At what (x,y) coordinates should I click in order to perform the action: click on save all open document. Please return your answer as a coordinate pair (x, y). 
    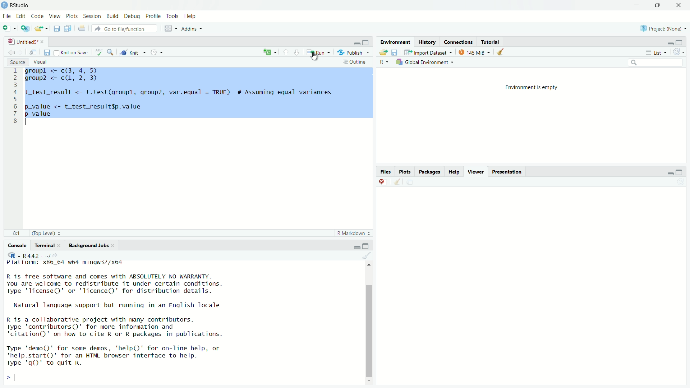
    Looking at the image, I should click on (67, 28).